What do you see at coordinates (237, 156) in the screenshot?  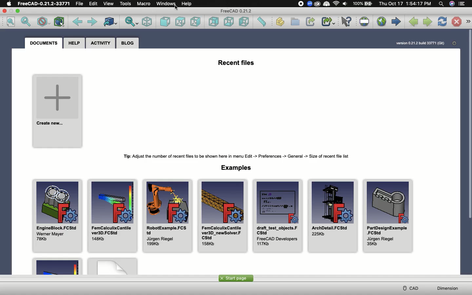 I see `Tip` at bounding box center [237, 156].